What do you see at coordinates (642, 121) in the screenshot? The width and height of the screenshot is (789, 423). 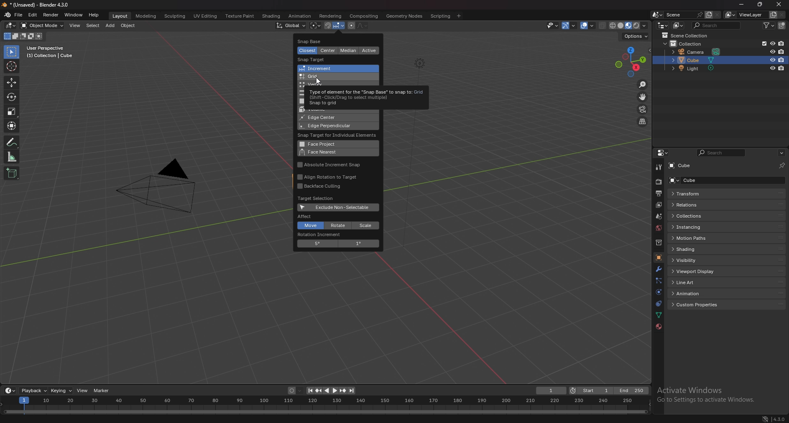 I see `perspective/orthographic` at bounding box center [642, 121].